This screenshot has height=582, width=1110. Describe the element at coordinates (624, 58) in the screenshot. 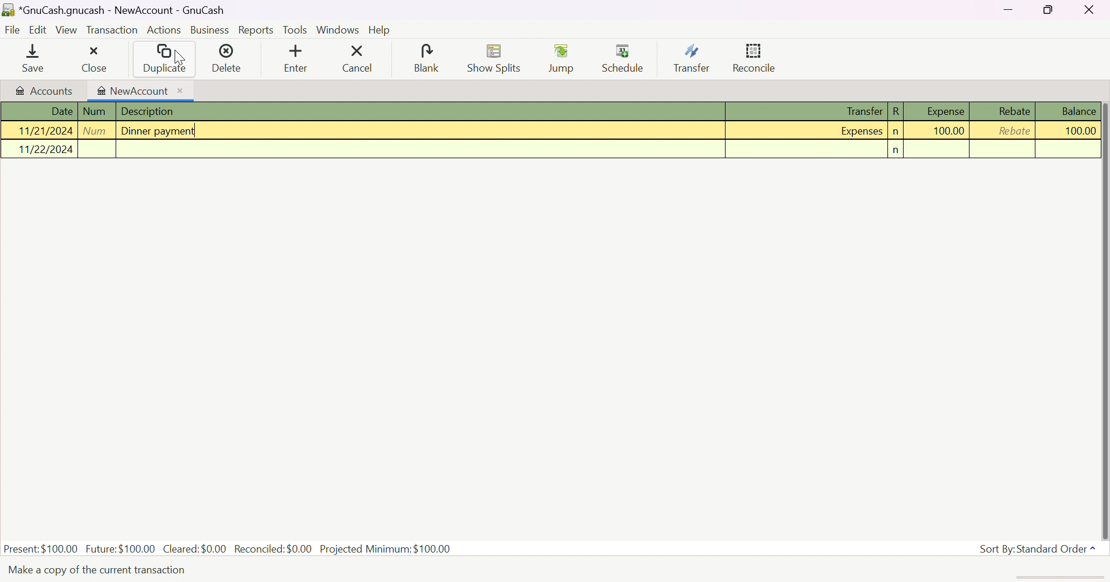

I see `Schedule` at that location.